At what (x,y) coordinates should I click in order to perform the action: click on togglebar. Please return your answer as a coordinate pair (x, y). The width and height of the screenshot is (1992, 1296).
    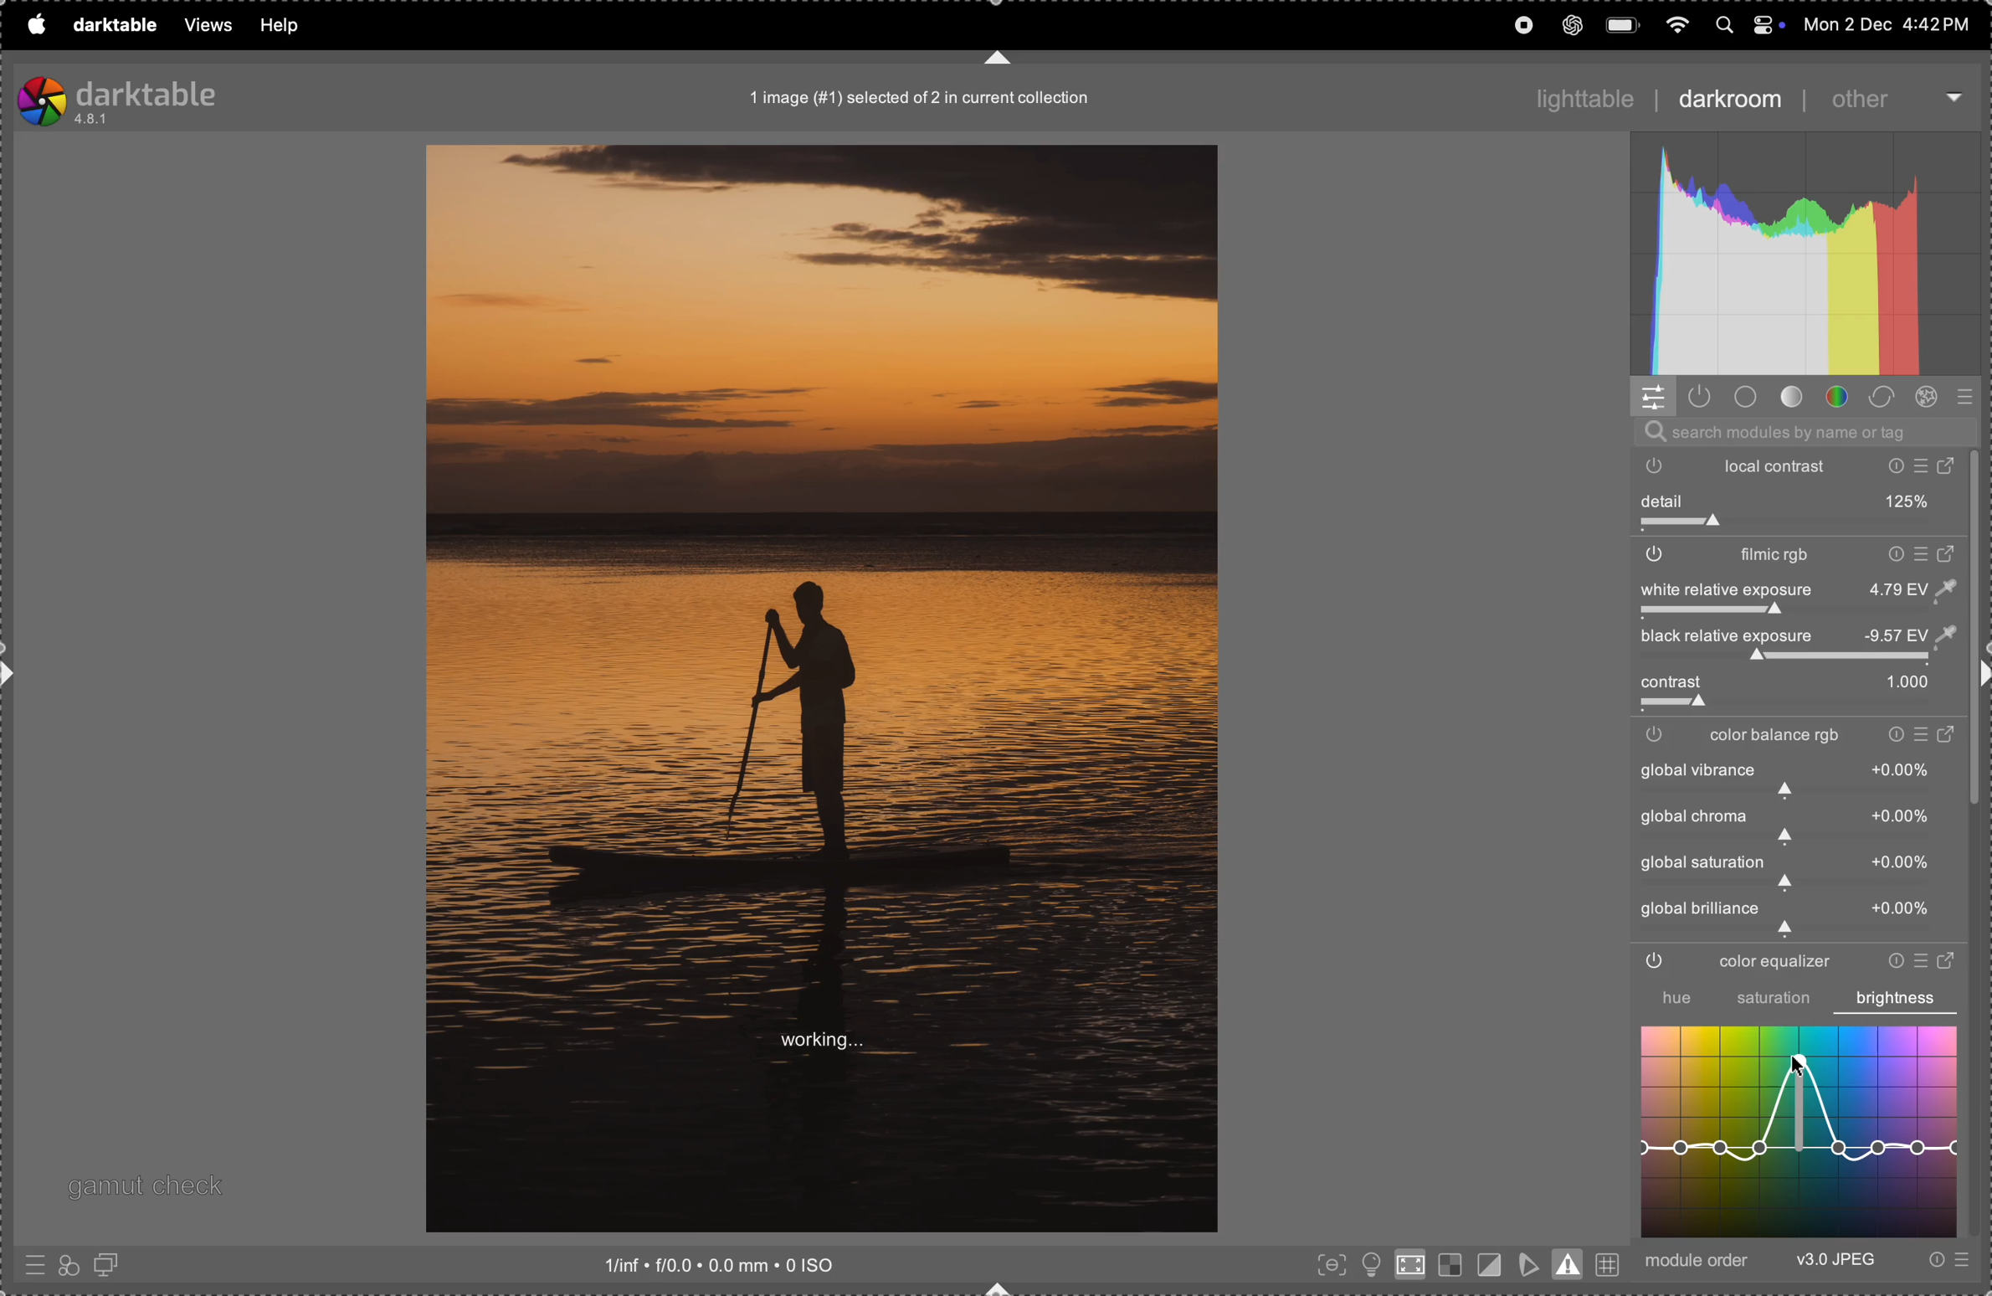
    Looking at the image, I should click on (1789, 659).